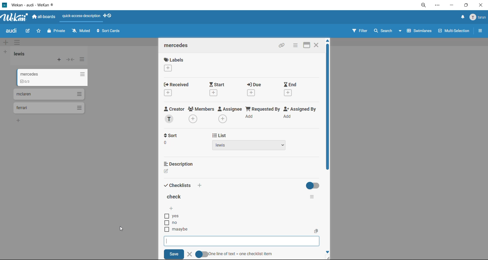 Image resolution: width=488 pixels, height=260 pixels. What do you see at coordinates (26, 81) in the screenshot?
I see `updated the checklist details` at bounding box center [26, 81].